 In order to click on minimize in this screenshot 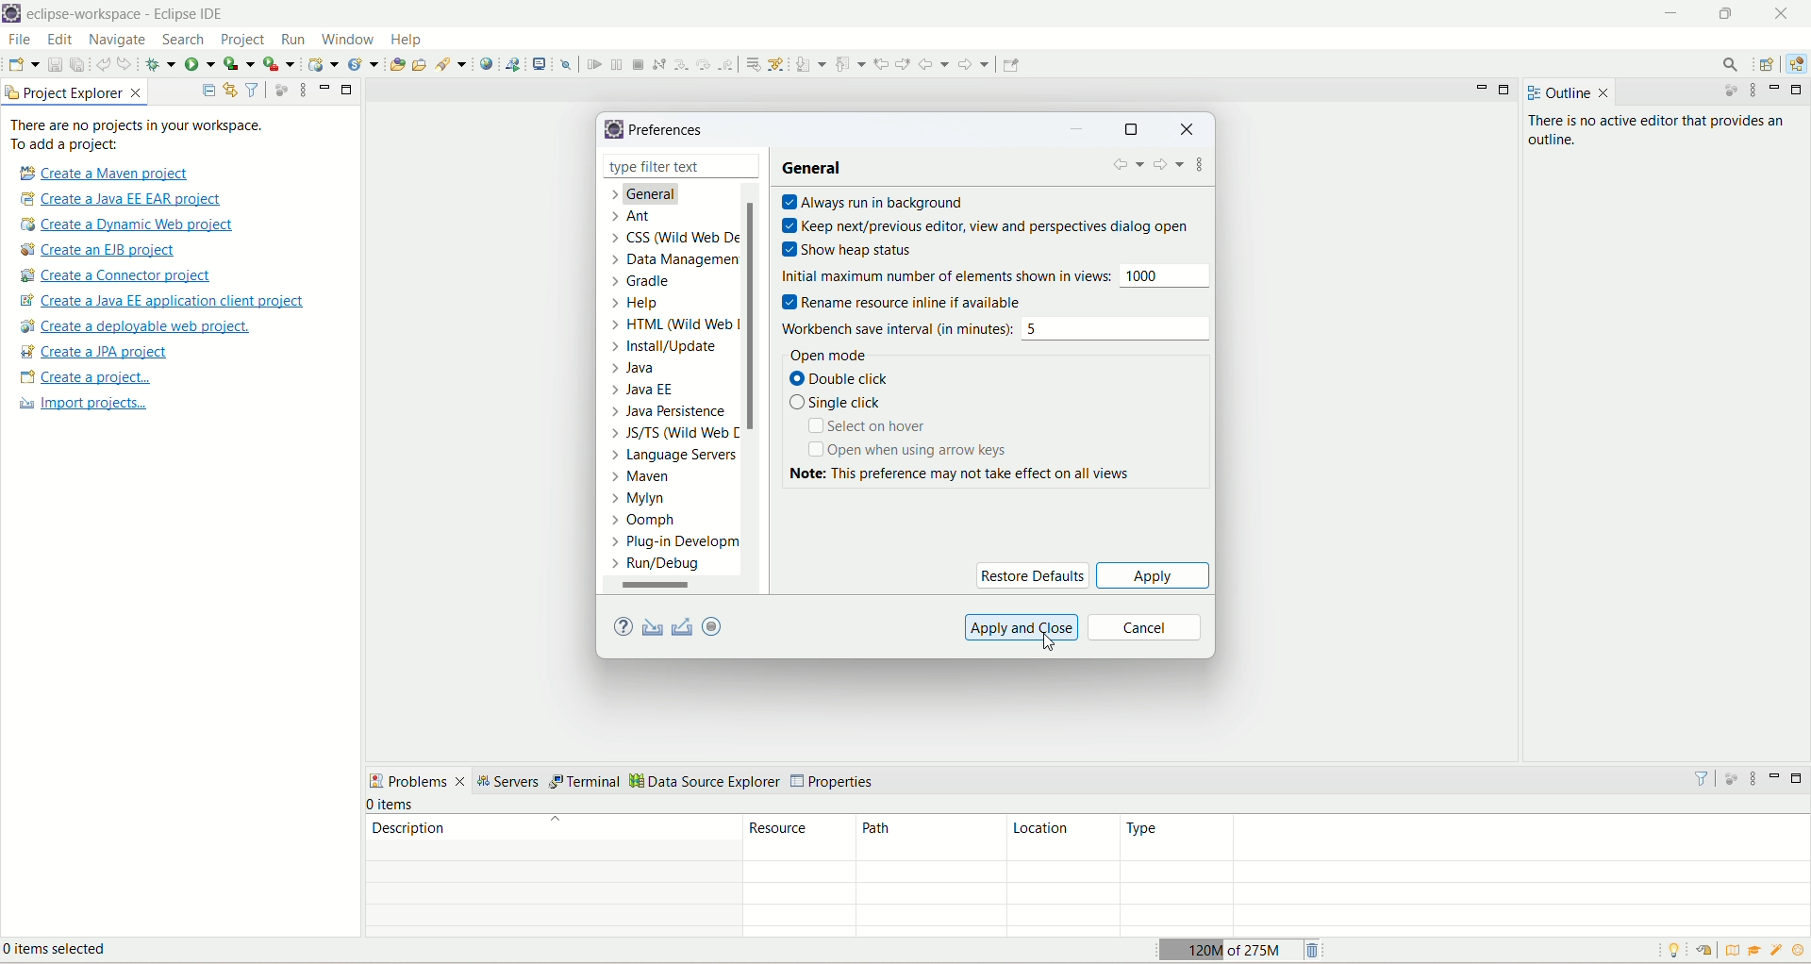, I will do `click(1482, 92)`.